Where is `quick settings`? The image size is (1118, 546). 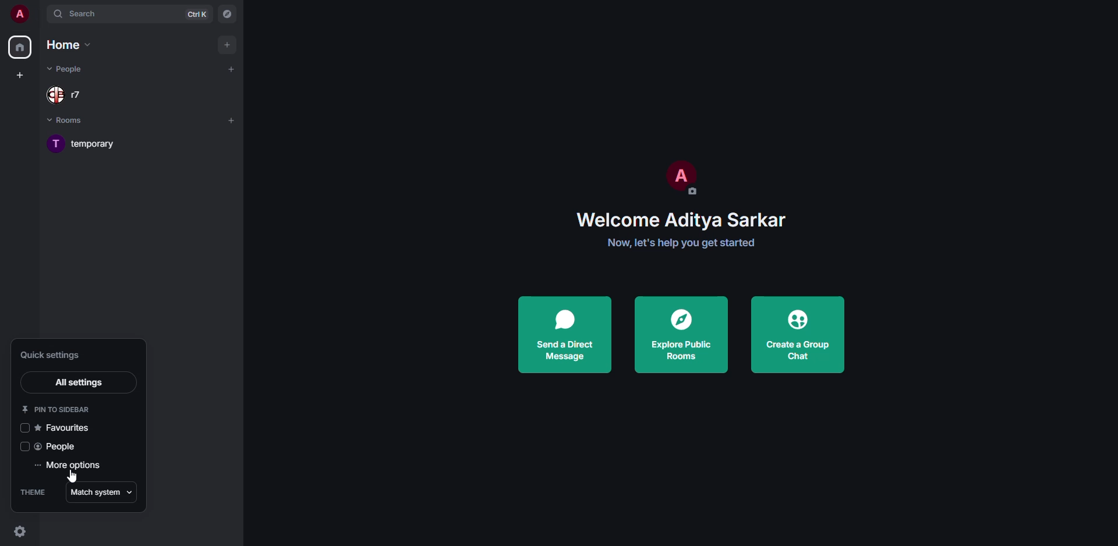
quick settings is located at coordinates (52, 355).